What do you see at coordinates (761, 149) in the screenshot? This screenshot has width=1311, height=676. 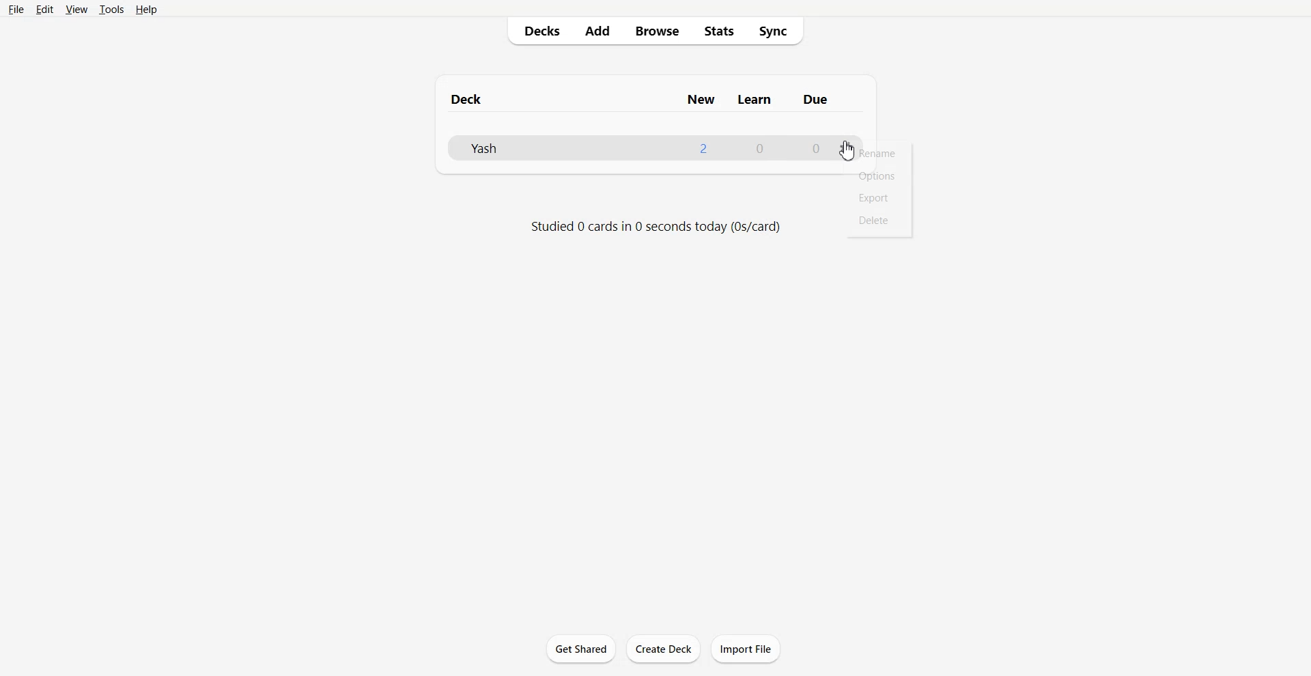 I see `0` at bounding box center [761, 149].